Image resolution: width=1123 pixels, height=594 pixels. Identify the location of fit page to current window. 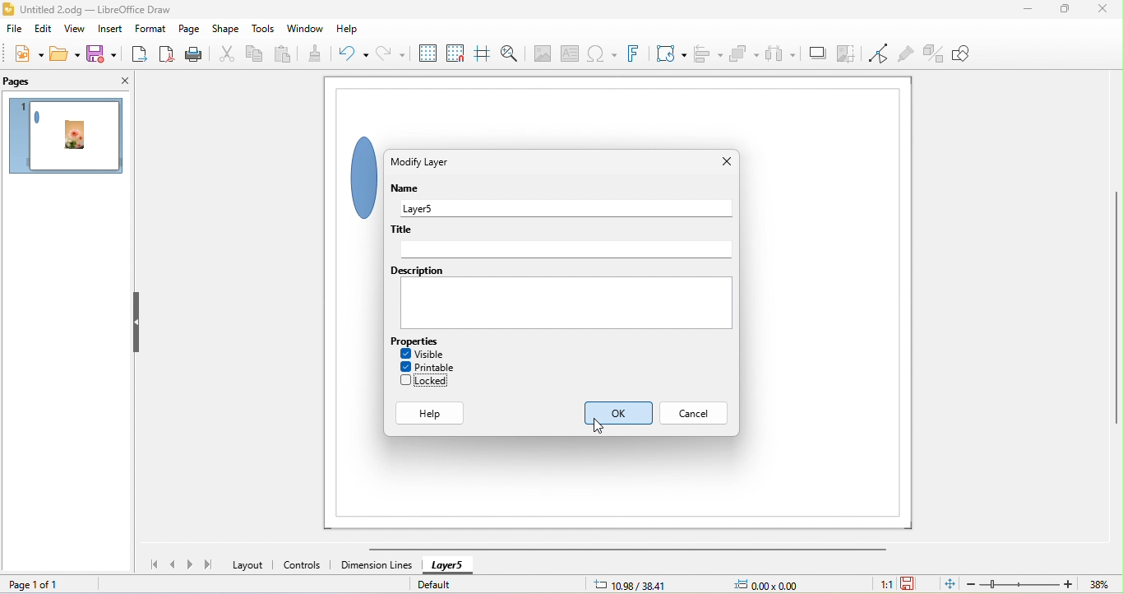
(948, 583).